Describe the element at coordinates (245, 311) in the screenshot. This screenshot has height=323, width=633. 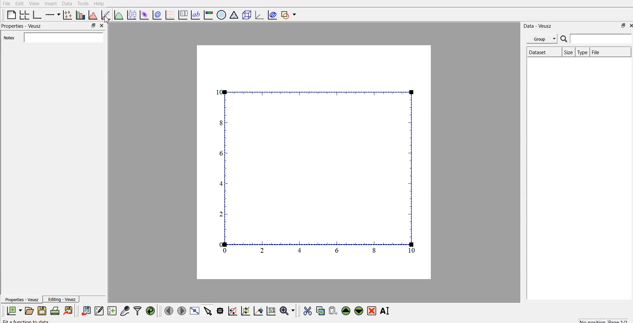
I see `click to zoom out on graph axes` at that location.